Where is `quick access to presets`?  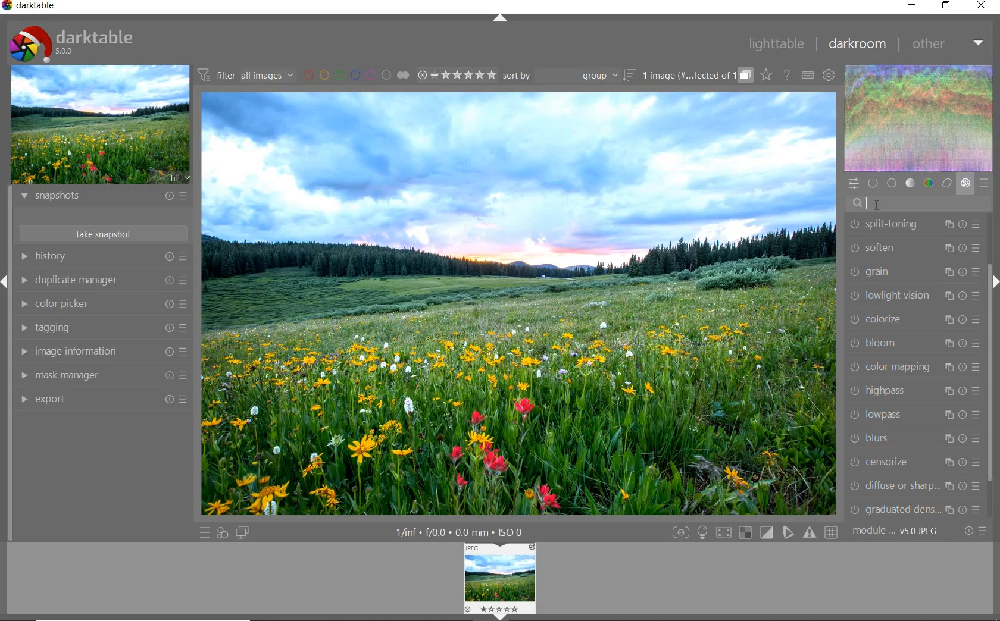 quick access to presets is located at coordinates (205, 533).